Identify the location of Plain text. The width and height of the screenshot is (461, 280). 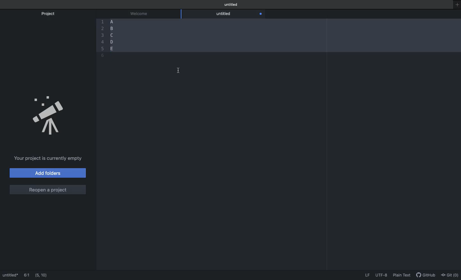
(403, 276).